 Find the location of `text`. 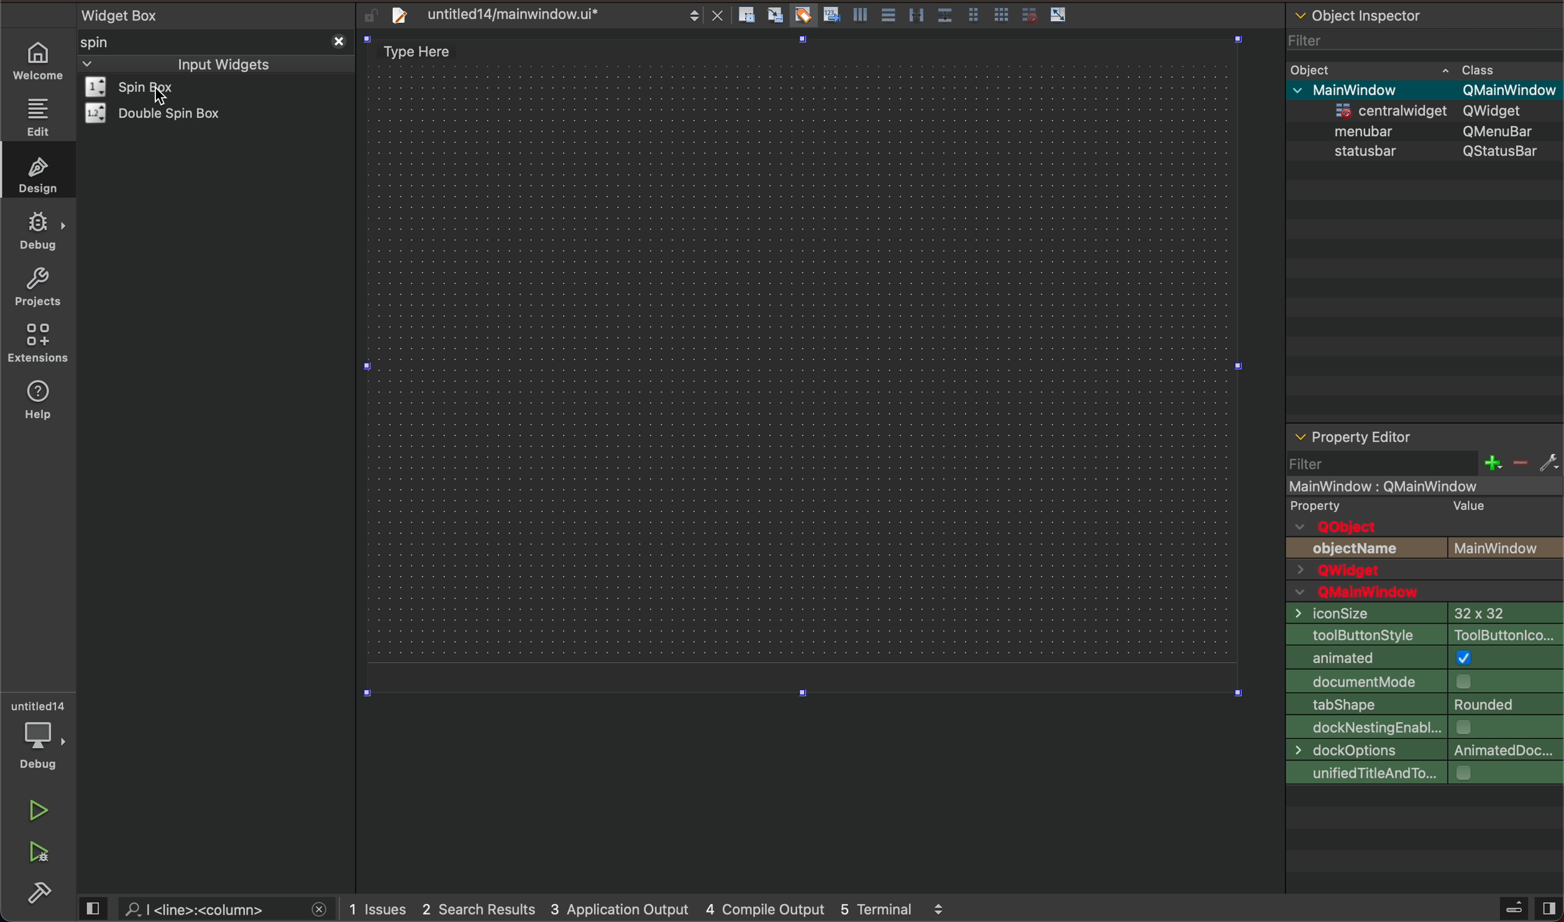

text is located at coordinates (1507, 548).